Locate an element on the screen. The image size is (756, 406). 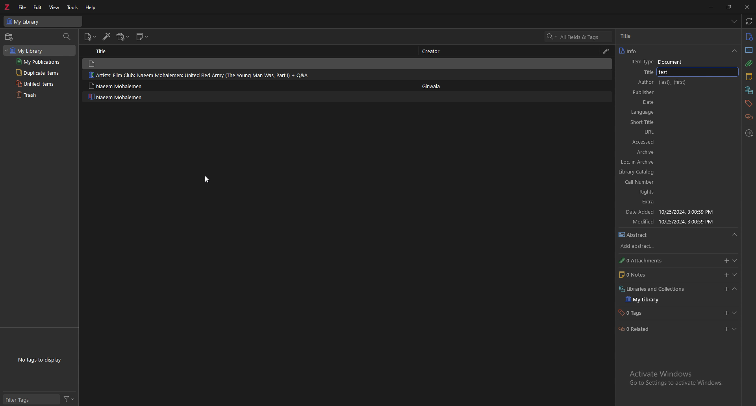
modified is located at coordinates (639, 312).